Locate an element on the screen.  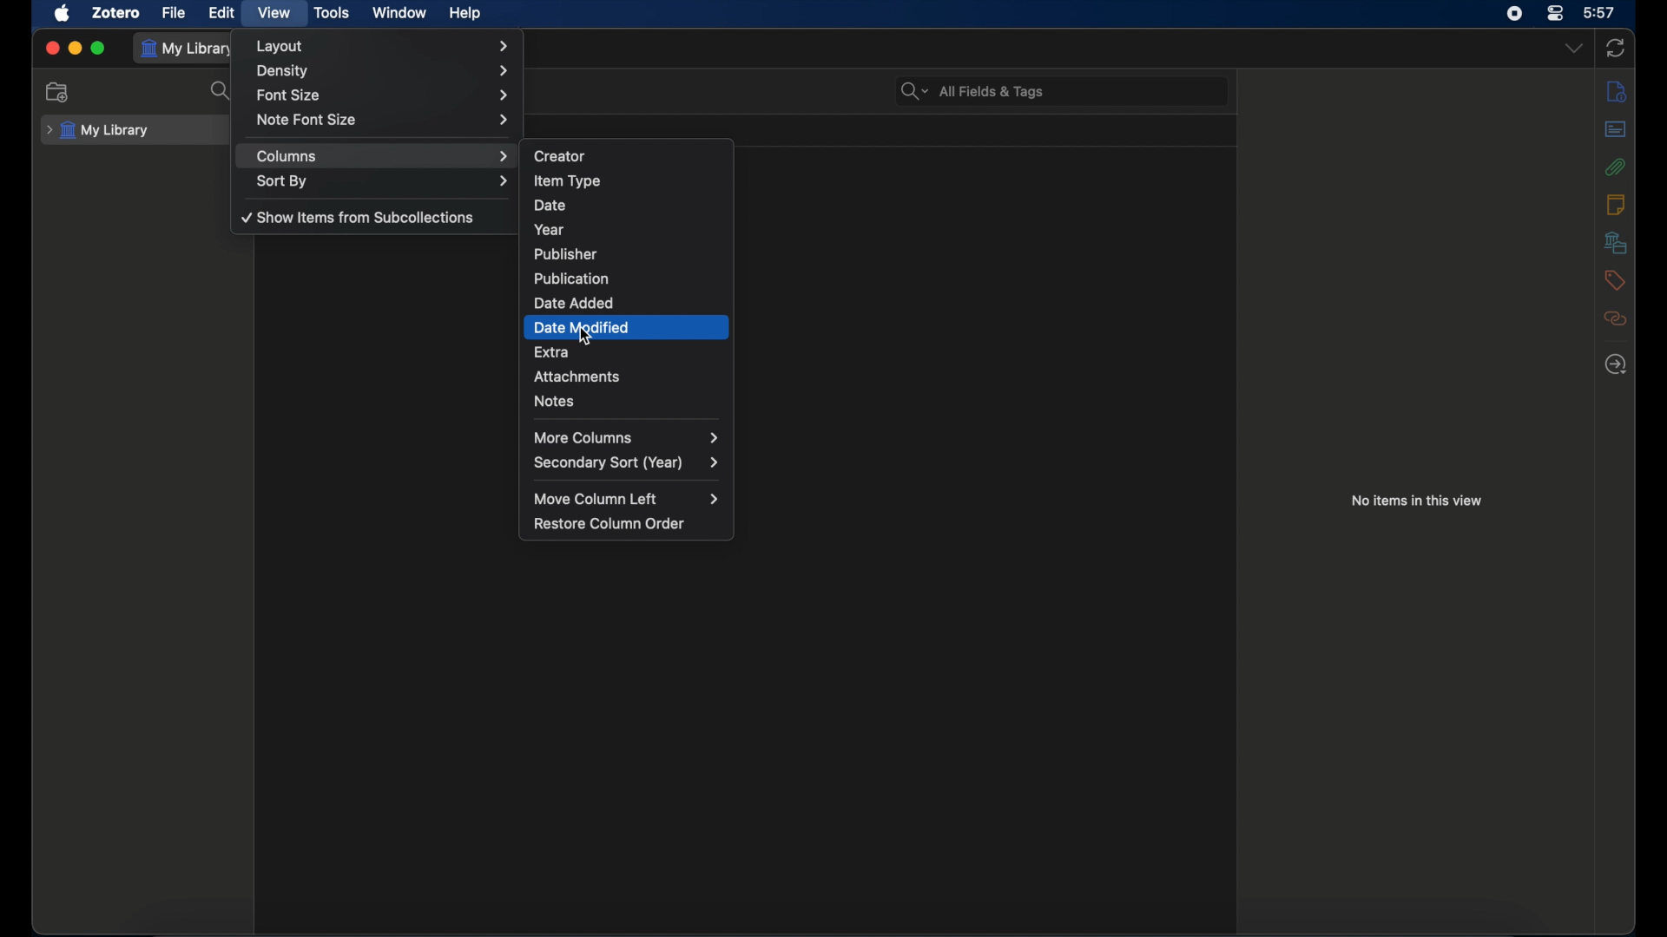
date modified is located at coordinates (629, 326).